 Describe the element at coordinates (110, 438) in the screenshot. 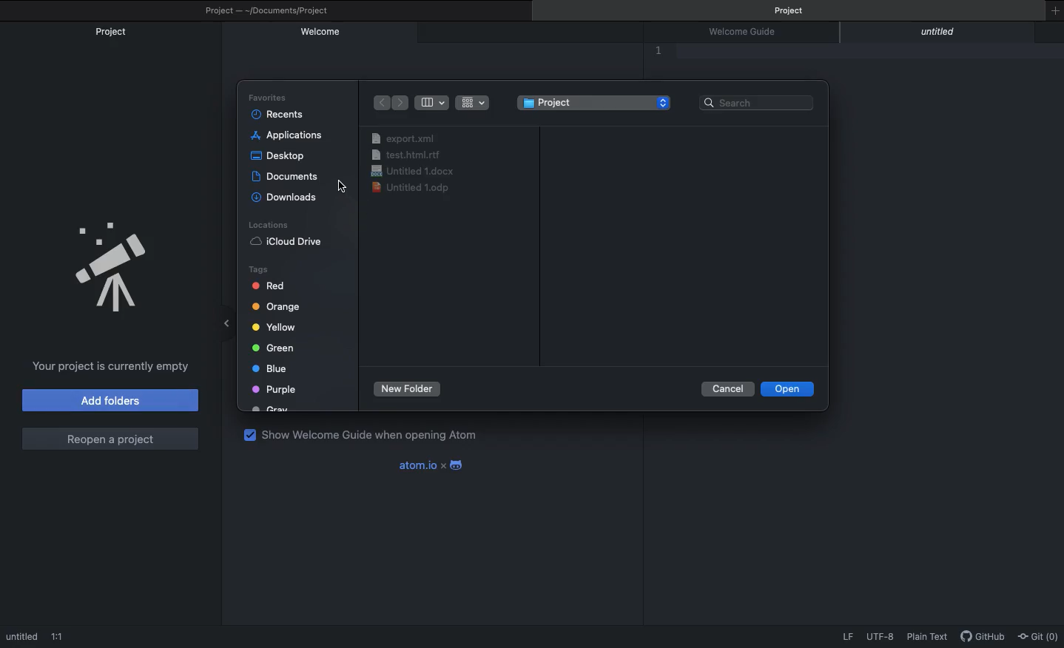

I see `Reopen a project` at that location.